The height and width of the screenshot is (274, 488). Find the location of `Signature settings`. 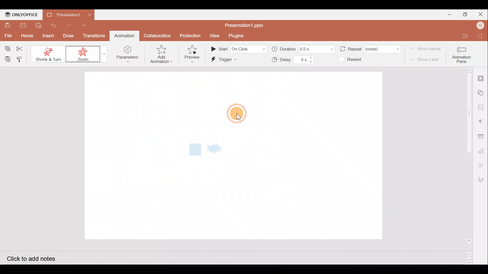

Signature settings is located at coordinates (482, 179).